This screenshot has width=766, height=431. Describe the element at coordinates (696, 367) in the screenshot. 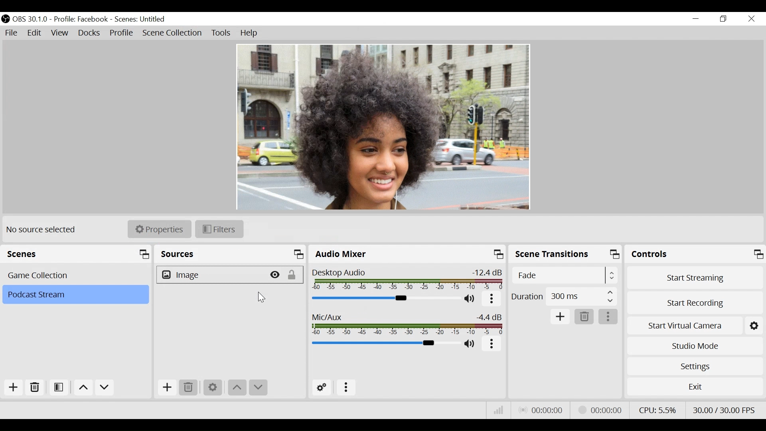

I see `Settings` at that location.